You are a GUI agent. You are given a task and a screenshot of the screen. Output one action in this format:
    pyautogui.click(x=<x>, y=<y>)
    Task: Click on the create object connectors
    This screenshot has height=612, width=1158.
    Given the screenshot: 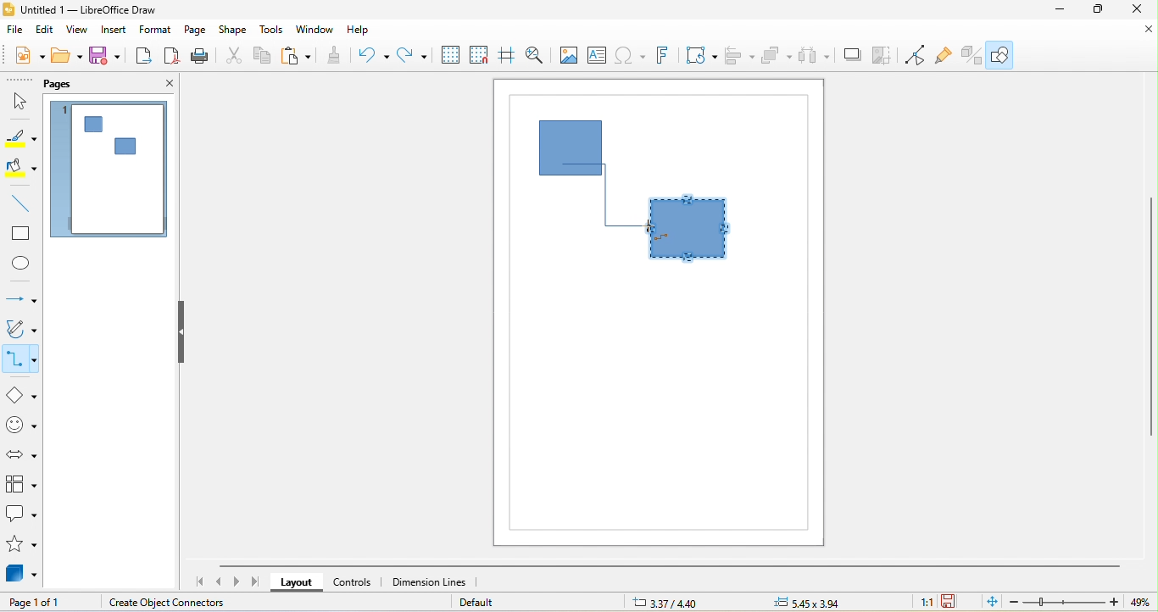 What is the action you would take?
    pyautogui.click(x=196, y=603)
    